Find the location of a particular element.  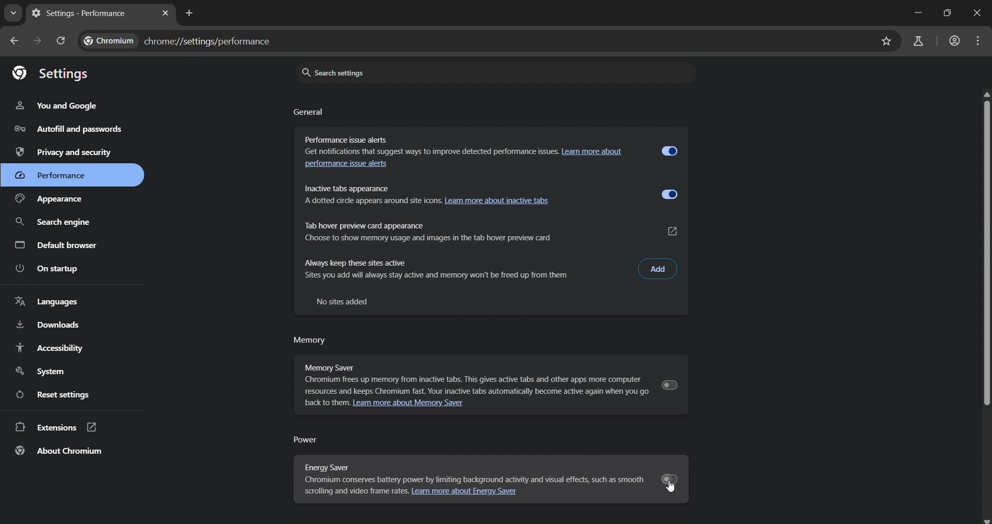

general is located at coordinates (309, 113).